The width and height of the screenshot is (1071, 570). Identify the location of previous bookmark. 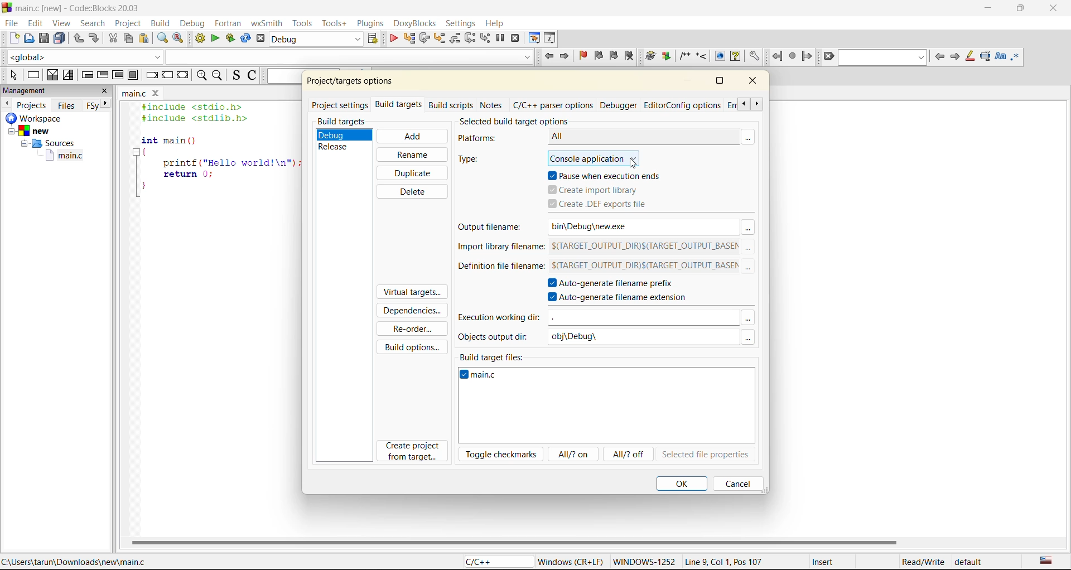
(599, 56).